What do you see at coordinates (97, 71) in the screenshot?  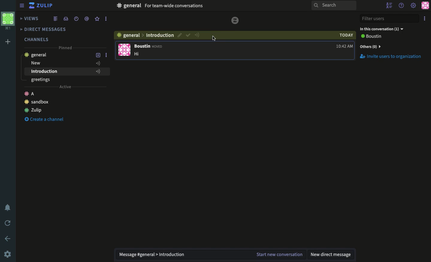 I see `Add` at bounding box center [97, 71].